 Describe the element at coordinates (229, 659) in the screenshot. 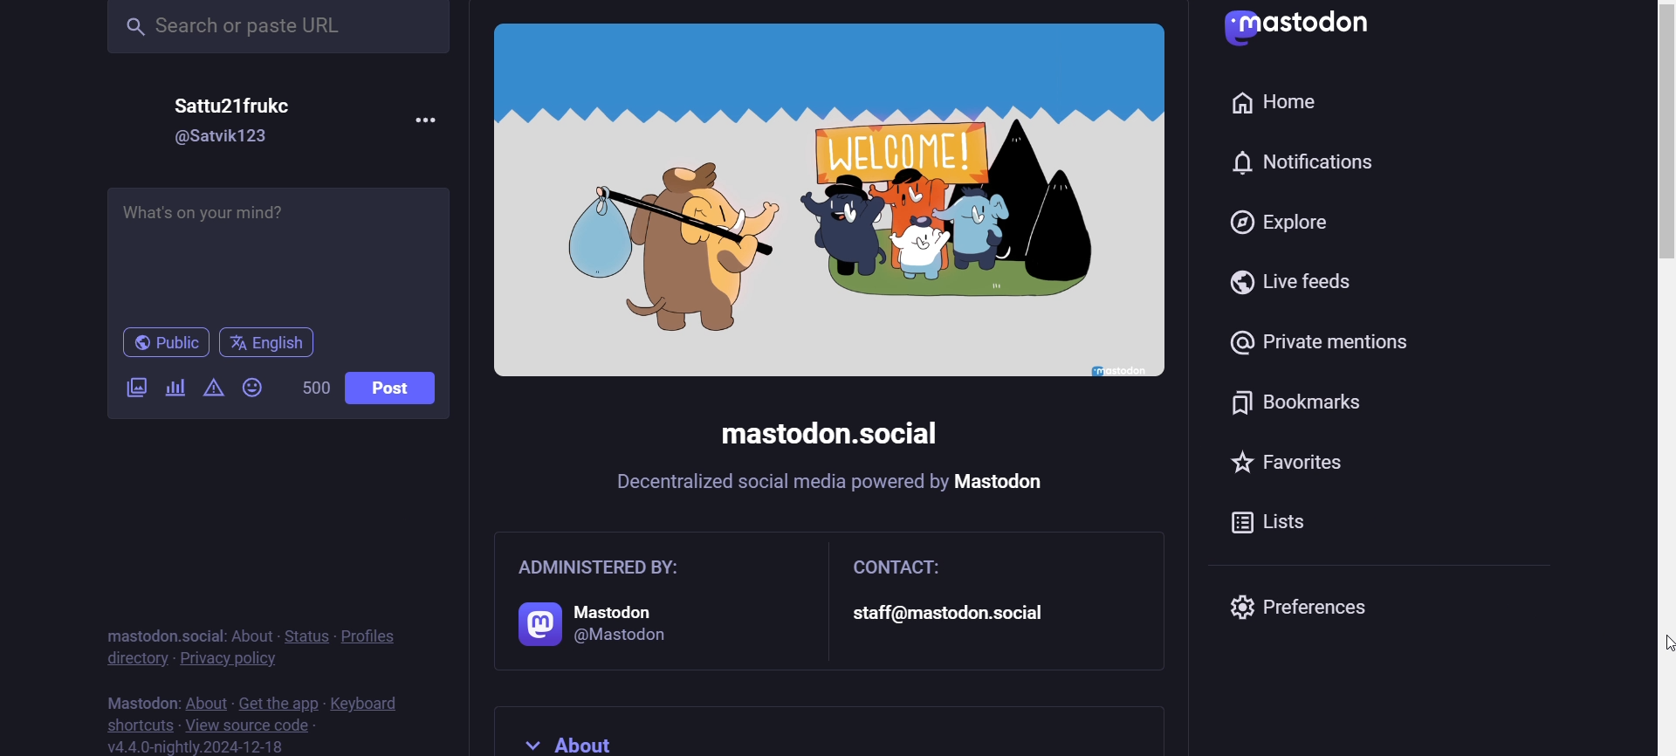

I see `privacy policy` at that location.